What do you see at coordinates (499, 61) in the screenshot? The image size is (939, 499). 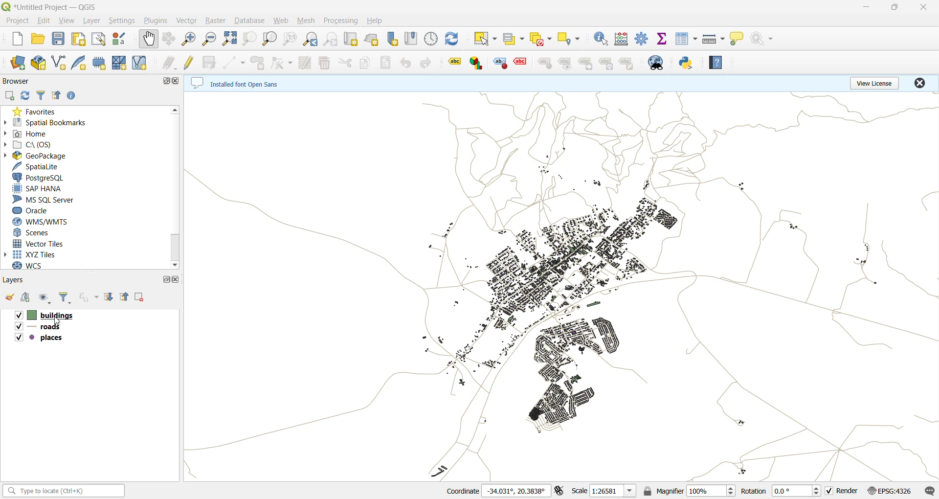 I see `highlight pinned labels and diagram` at bounding box center [499, 61].